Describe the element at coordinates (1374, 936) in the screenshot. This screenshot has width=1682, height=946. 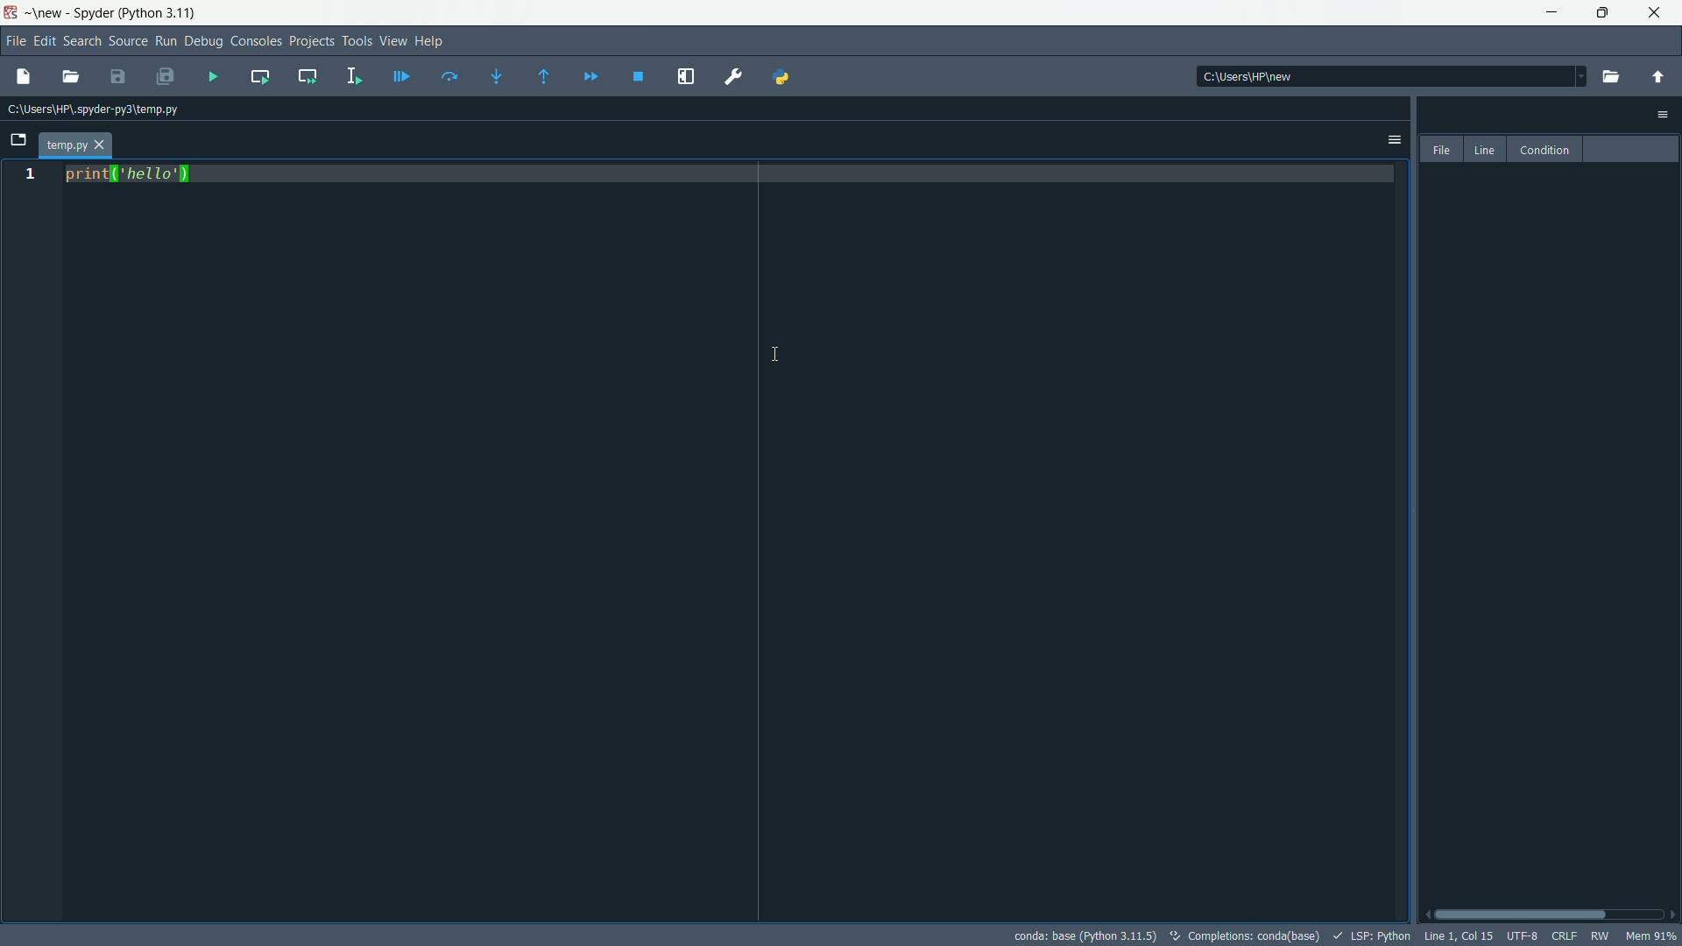
I see `LSP:Python` at that location.